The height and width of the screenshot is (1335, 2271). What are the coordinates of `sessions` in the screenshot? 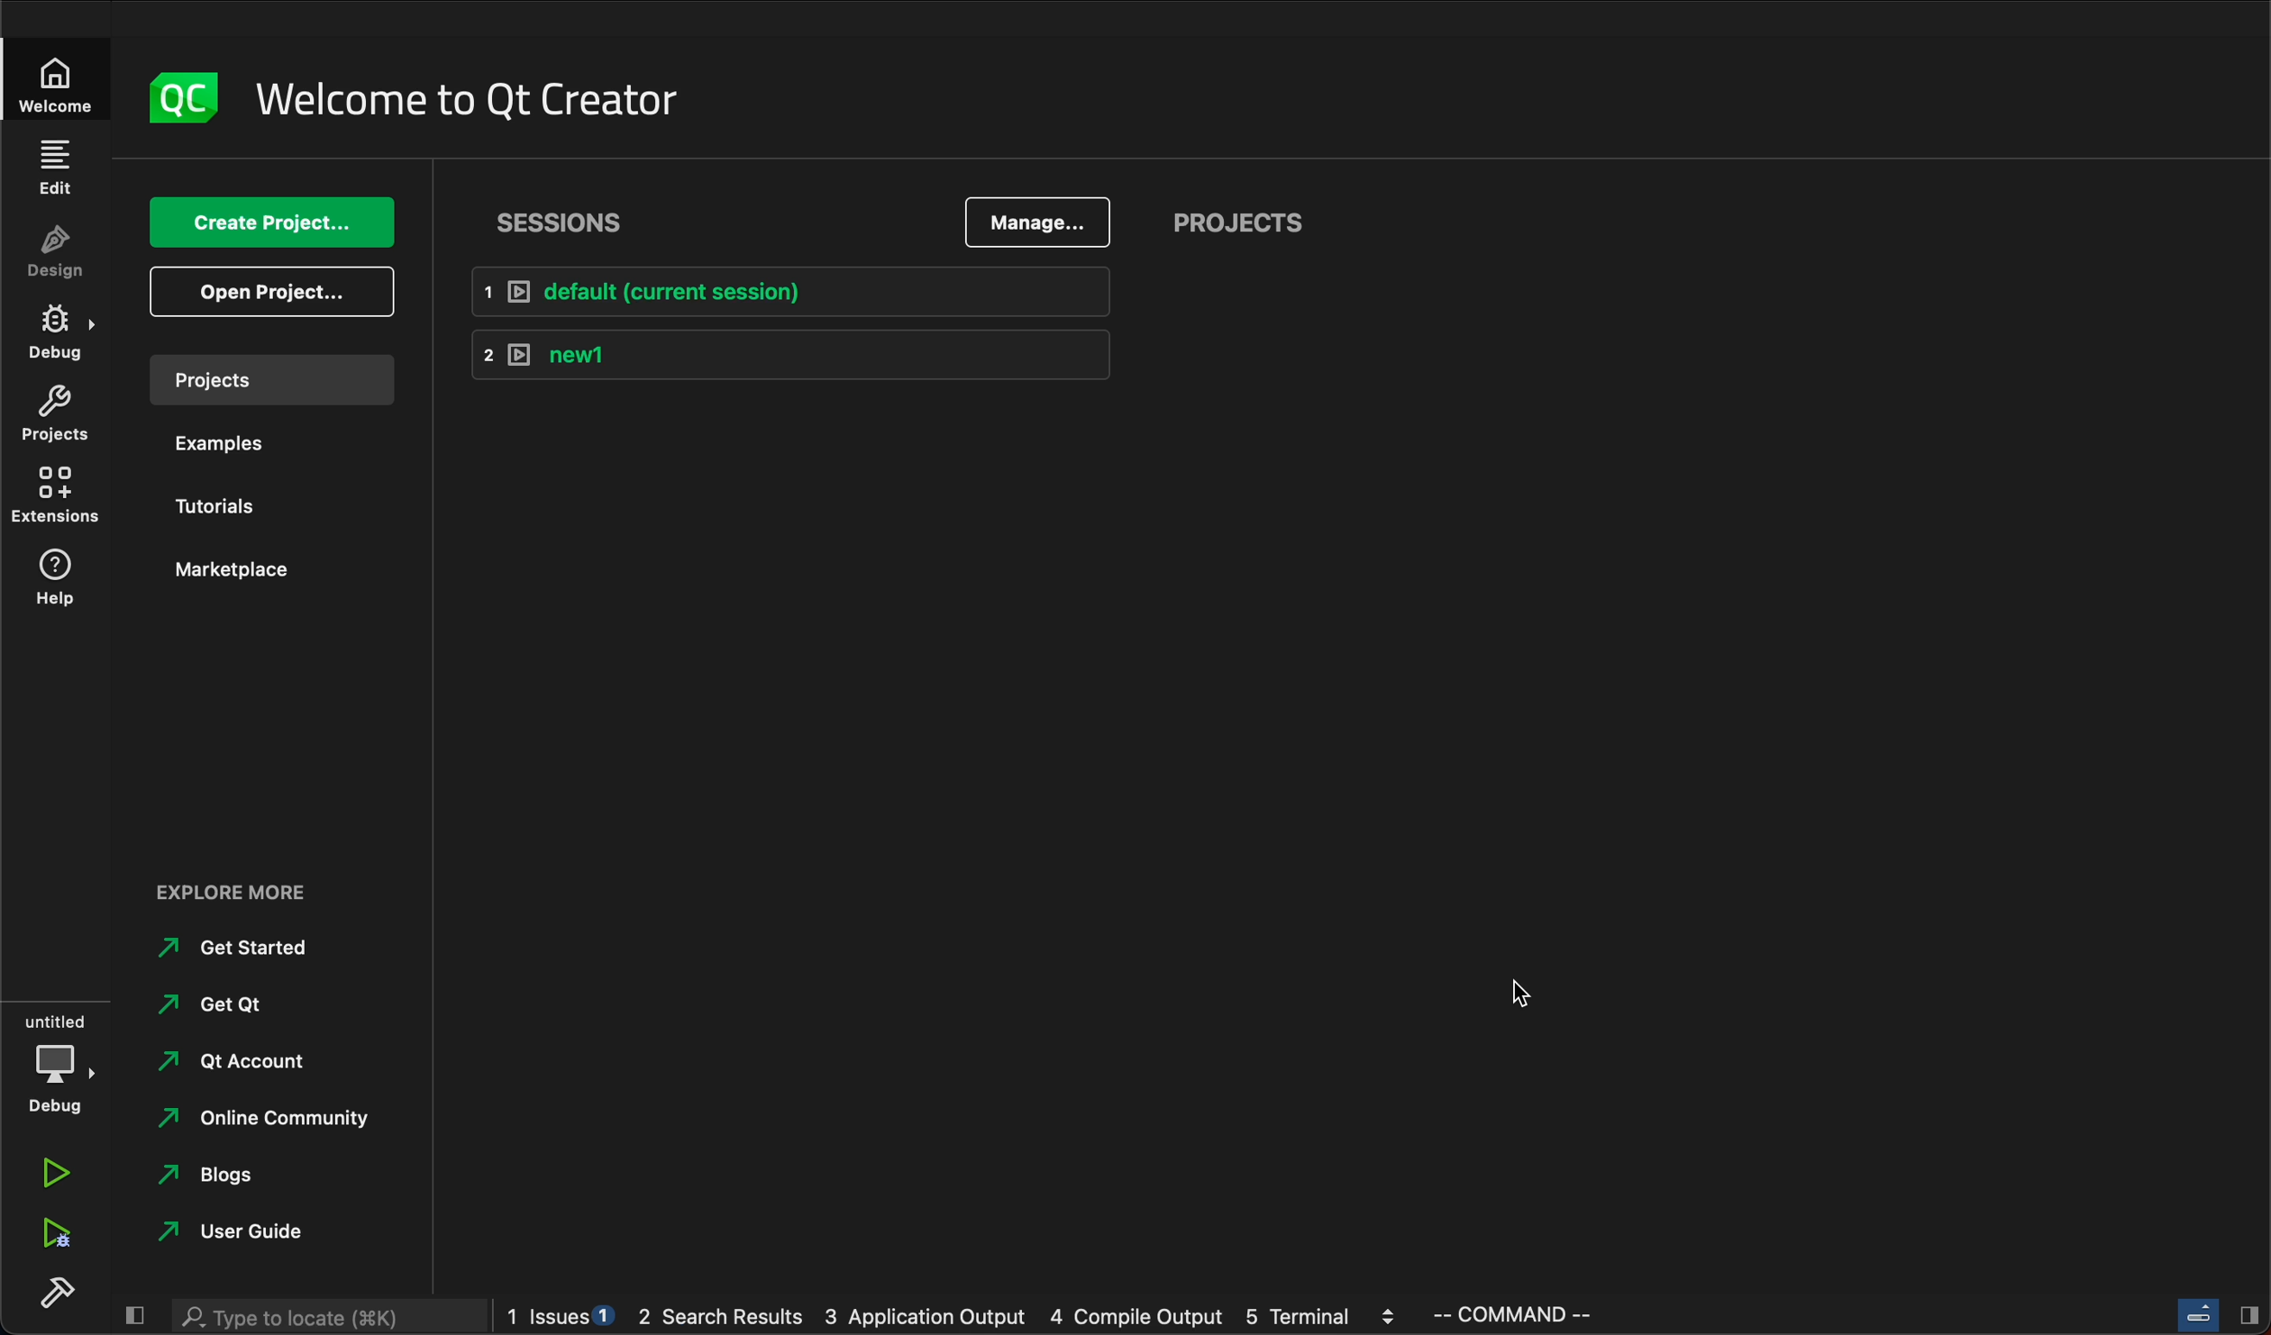 It's located at (572, 219).